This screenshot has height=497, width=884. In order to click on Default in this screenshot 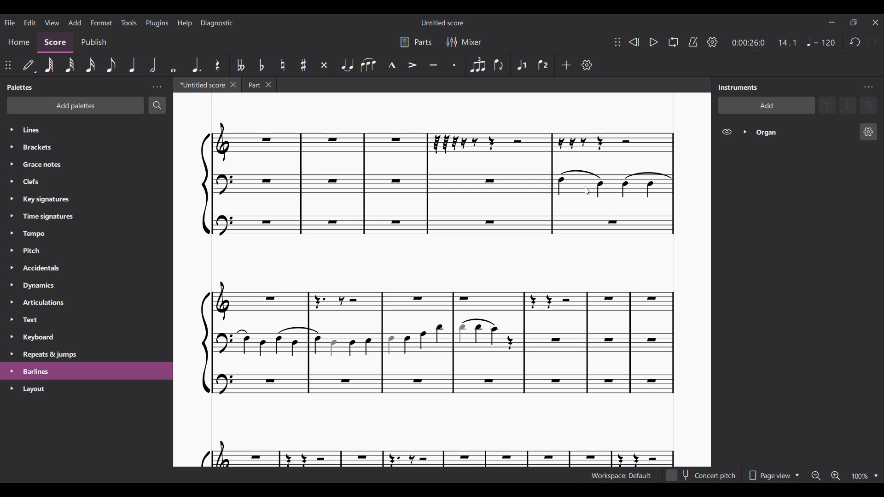, I will do `click(29, 64)`.